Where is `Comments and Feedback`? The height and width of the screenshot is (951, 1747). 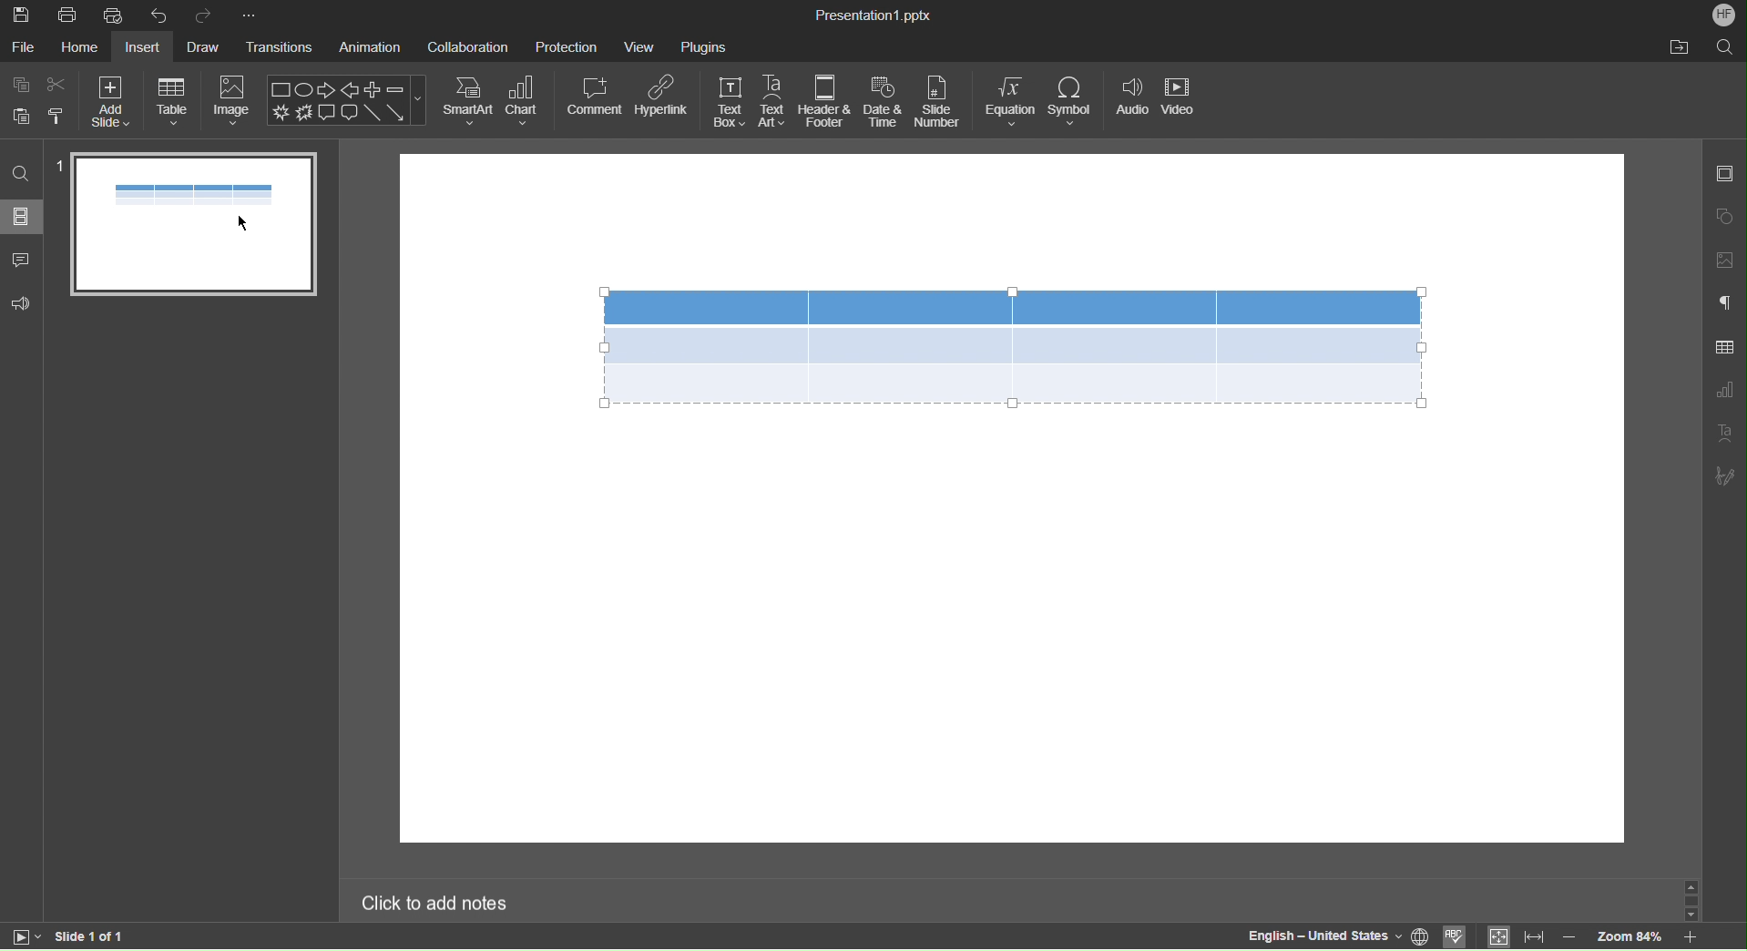
Comments and Feedback is located at coordinates (21, 307).